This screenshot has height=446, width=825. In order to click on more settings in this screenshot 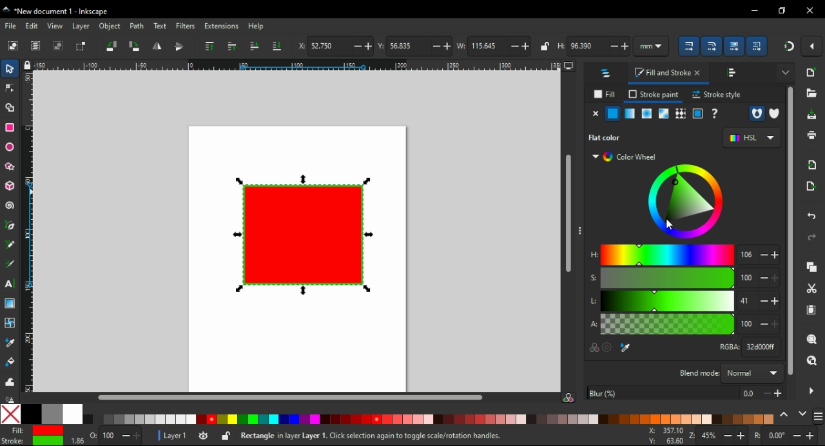, I will do `click(786, 71)`.